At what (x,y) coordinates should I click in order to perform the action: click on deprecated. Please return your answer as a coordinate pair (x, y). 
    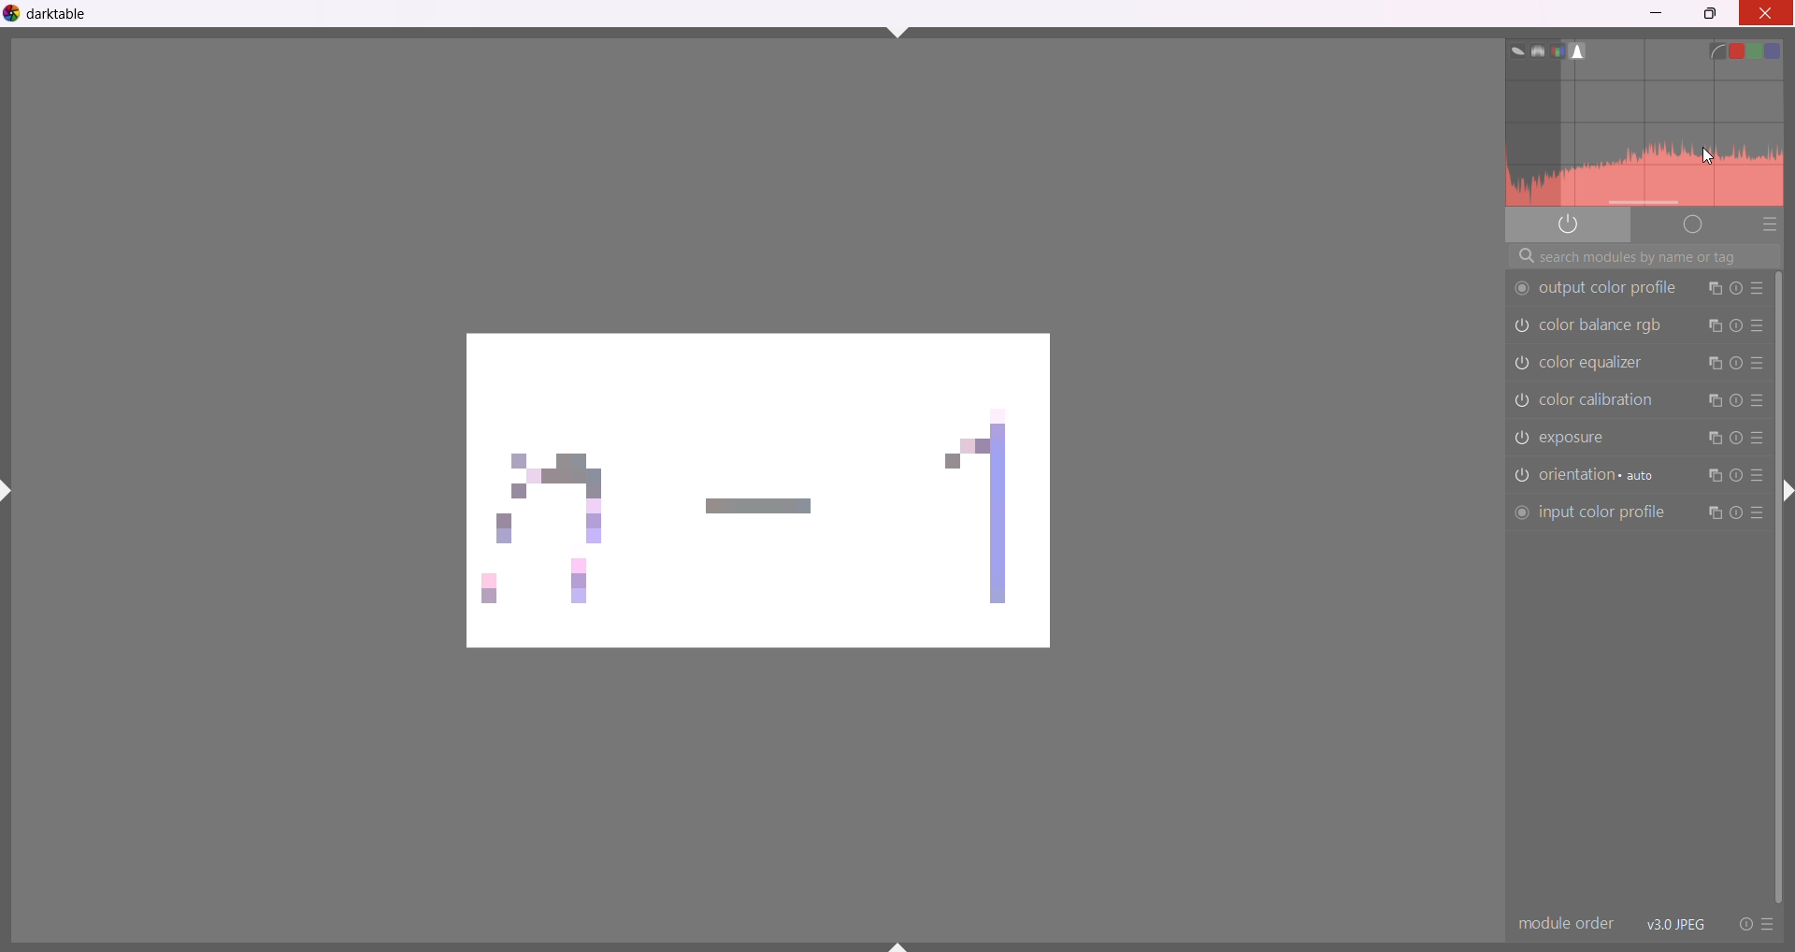
    Looking at the image, I should click on (1692, 223).